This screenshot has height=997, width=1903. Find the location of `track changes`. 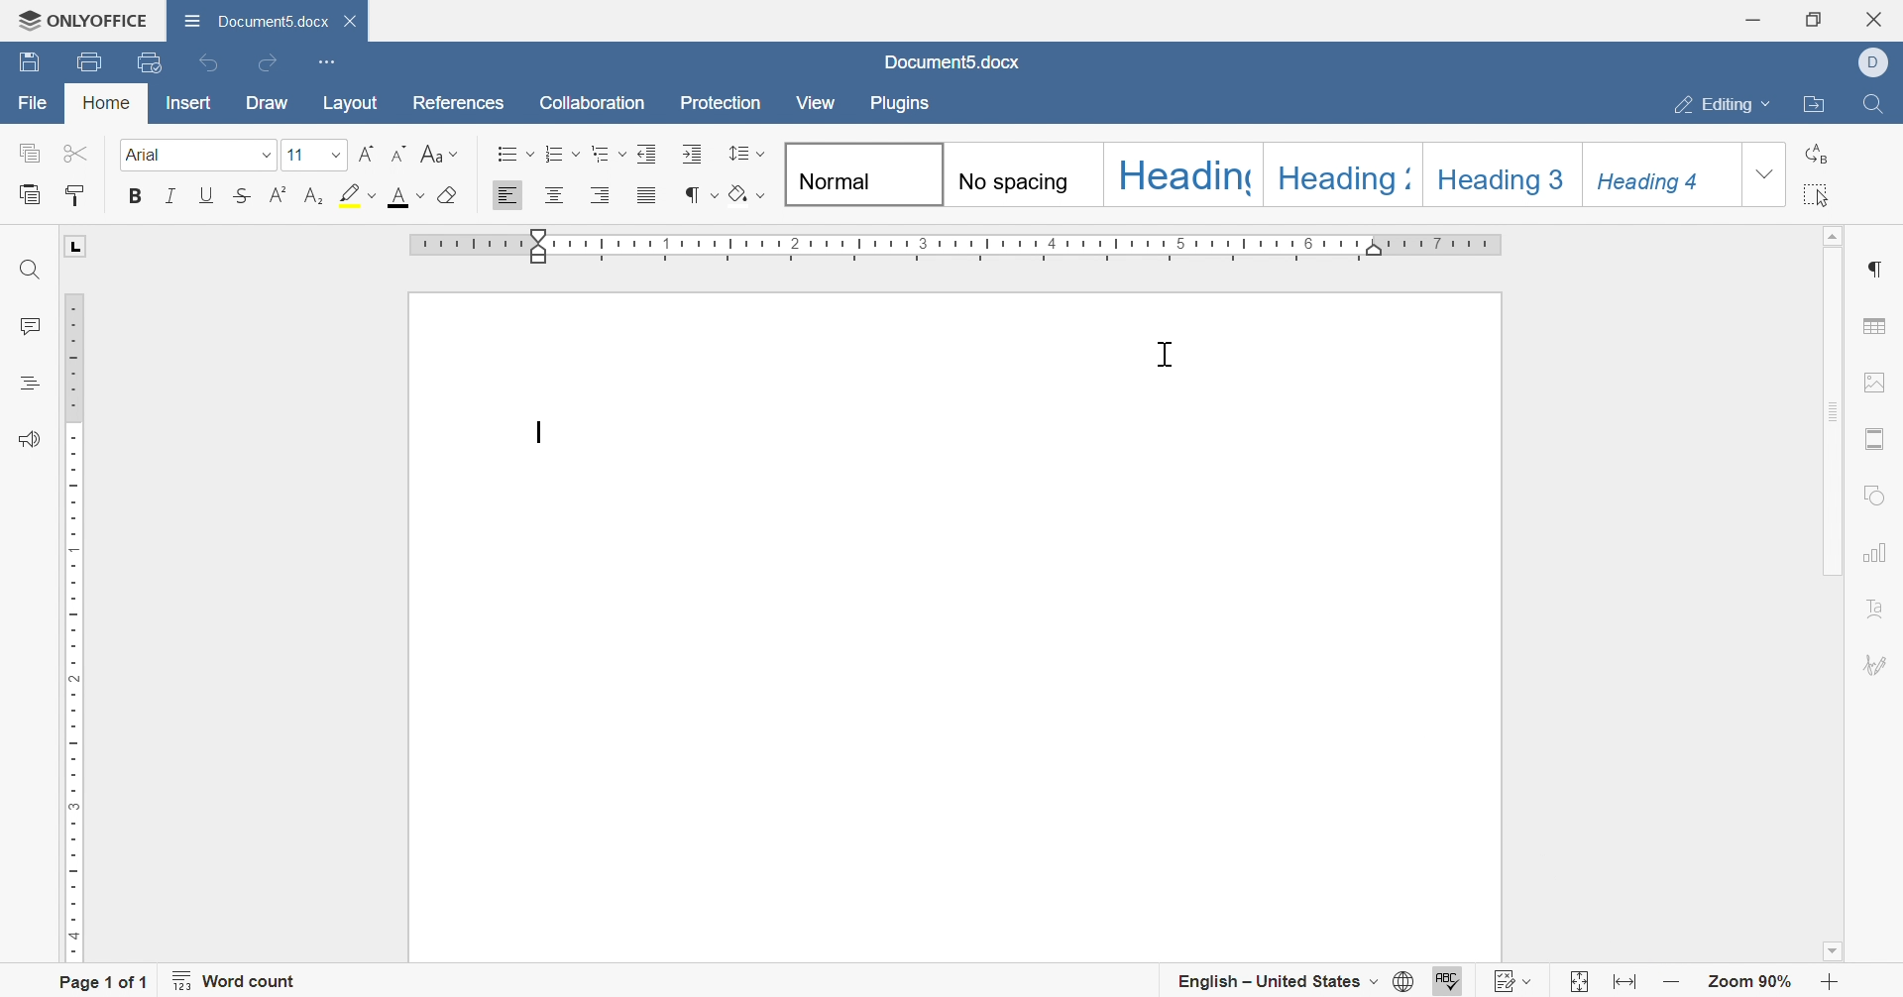

track changes is located at coordinates (1514, 981).